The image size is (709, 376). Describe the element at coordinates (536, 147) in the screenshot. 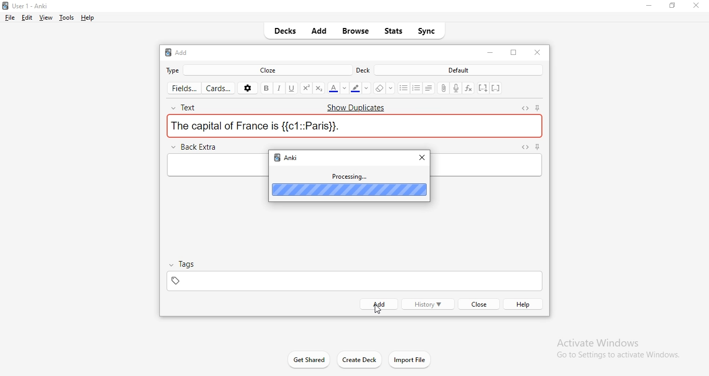

I see `pin` at that location.